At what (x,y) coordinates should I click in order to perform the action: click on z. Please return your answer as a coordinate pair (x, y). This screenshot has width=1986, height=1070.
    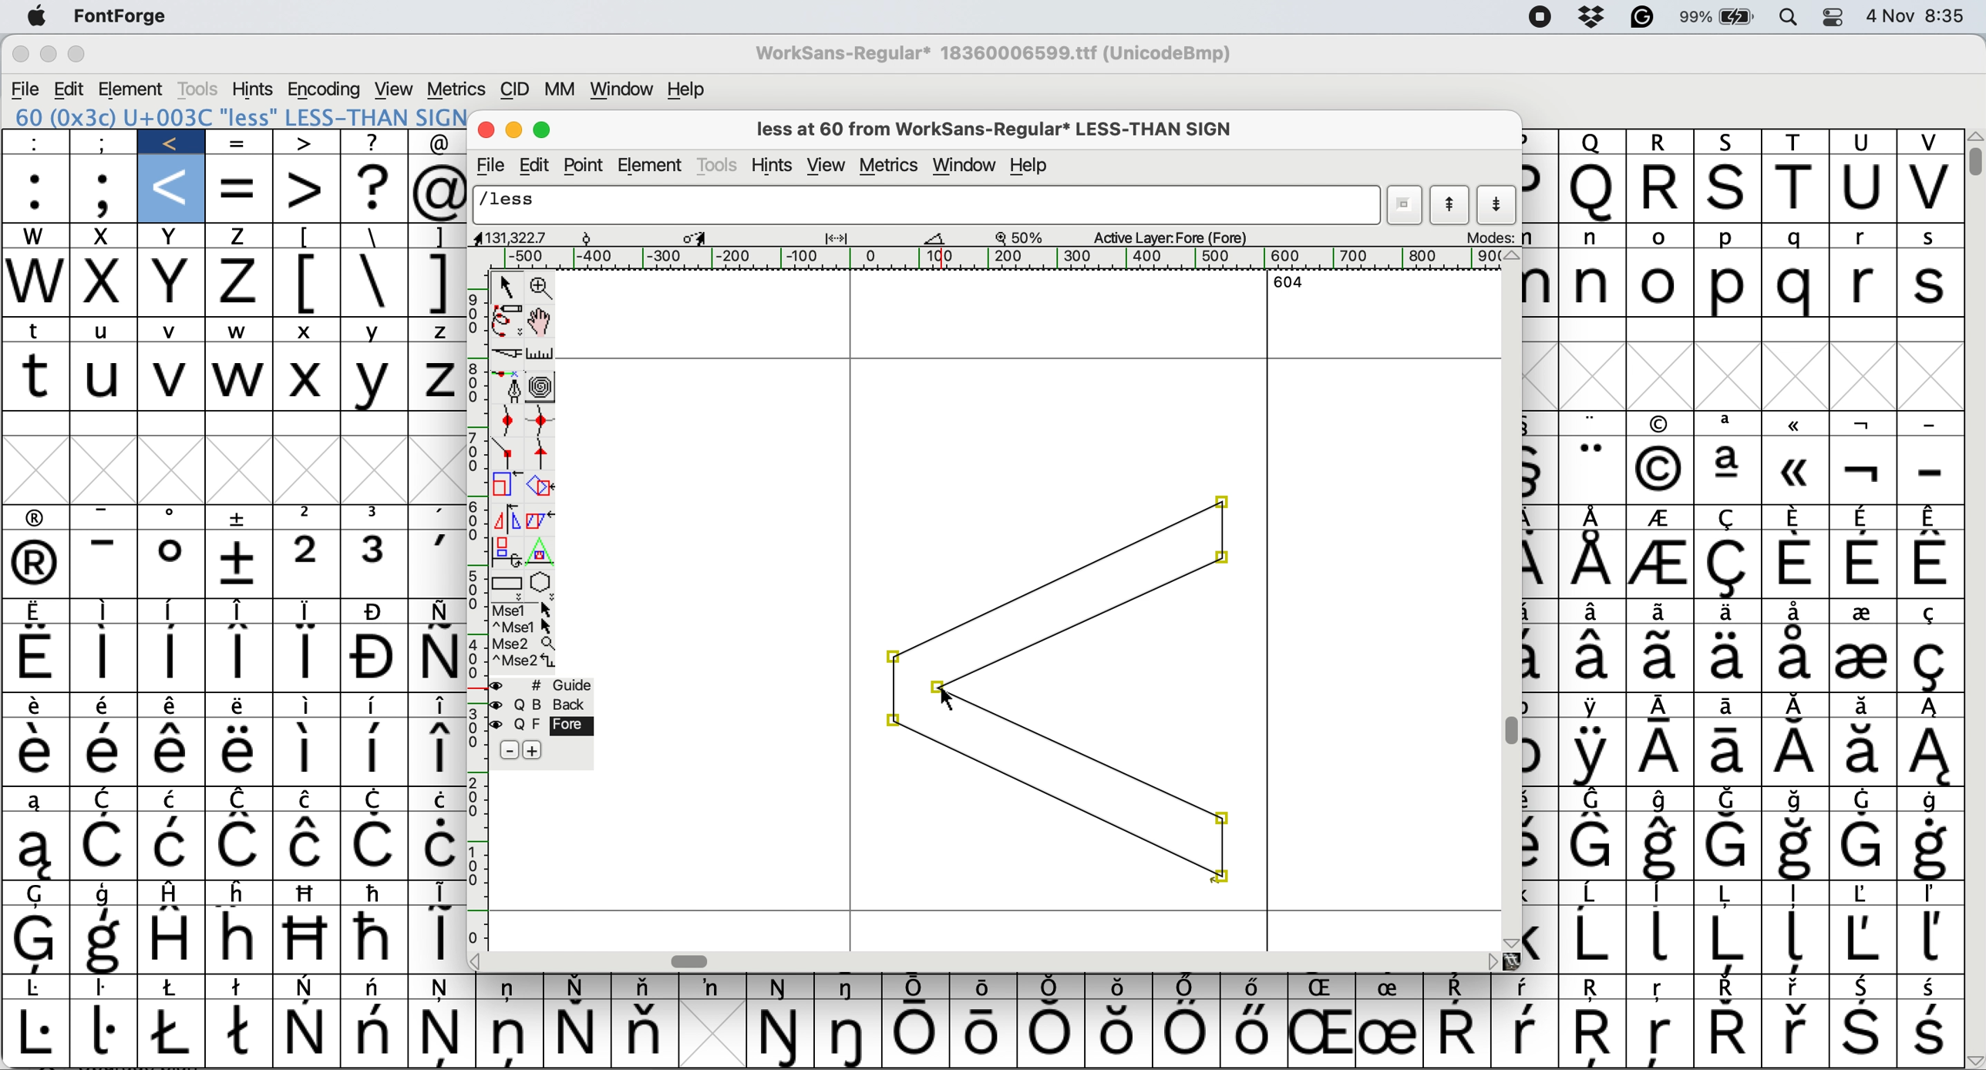
    Looking at the image, I should click on (240, 284).